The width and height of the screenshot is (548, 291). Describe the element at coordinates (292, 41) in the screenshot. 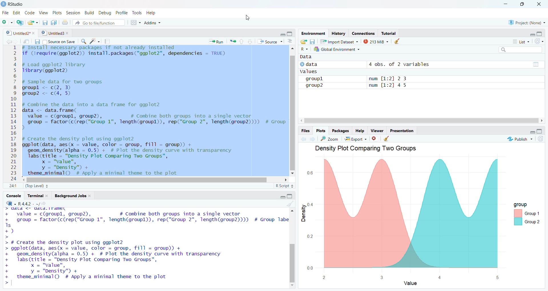

I see `` at that location.